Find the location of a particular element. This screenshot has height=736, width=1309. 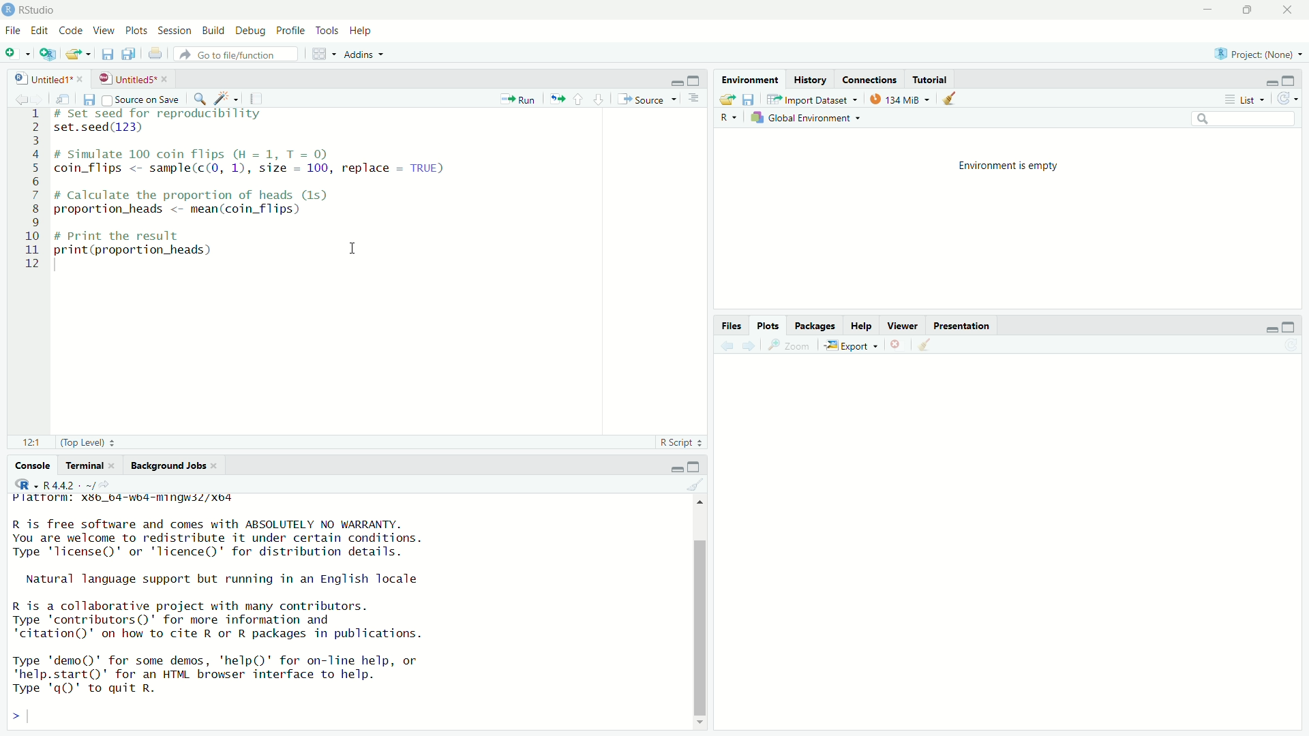

clear console is located at coordinates (697, 487).